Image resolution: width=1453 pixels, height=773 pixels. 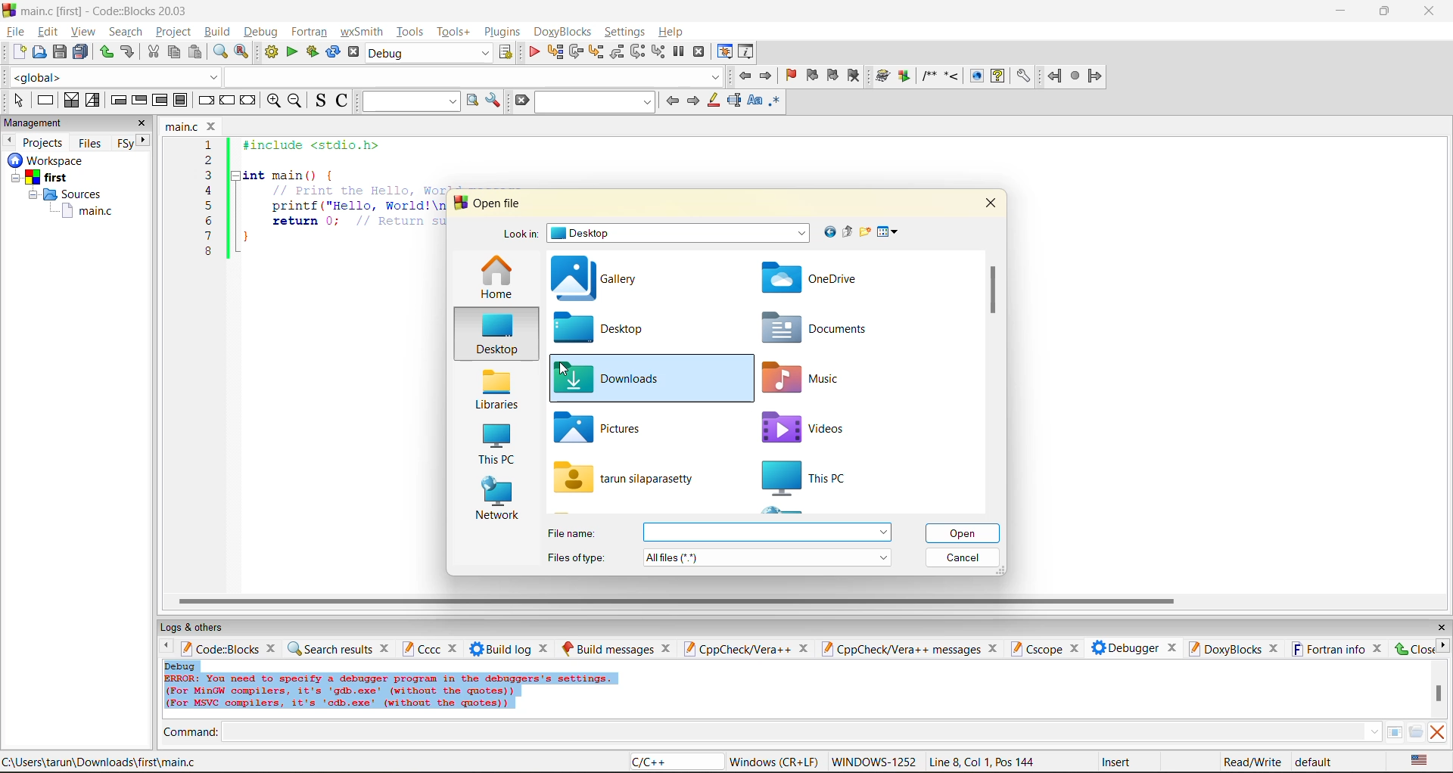 What do you see at coordinates (61, 52) in the screenshot?
I see `save` at bounding box center [61, 52].